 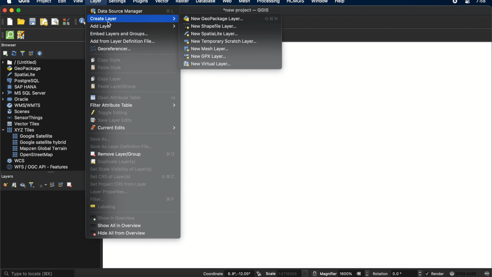 What do you see at coordinates (24, 124) in the screenshot?
I see `vector tiles` at bounding box center [24, 124].